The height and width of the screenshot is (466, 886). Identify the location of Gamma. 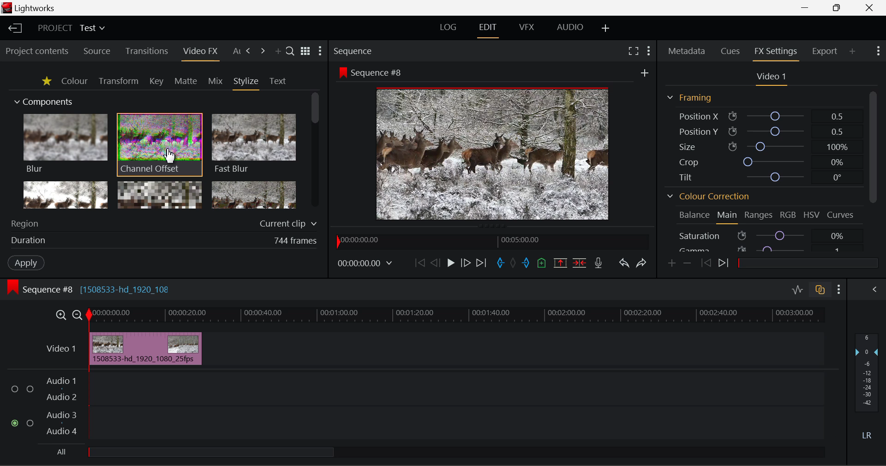
(761, 249).